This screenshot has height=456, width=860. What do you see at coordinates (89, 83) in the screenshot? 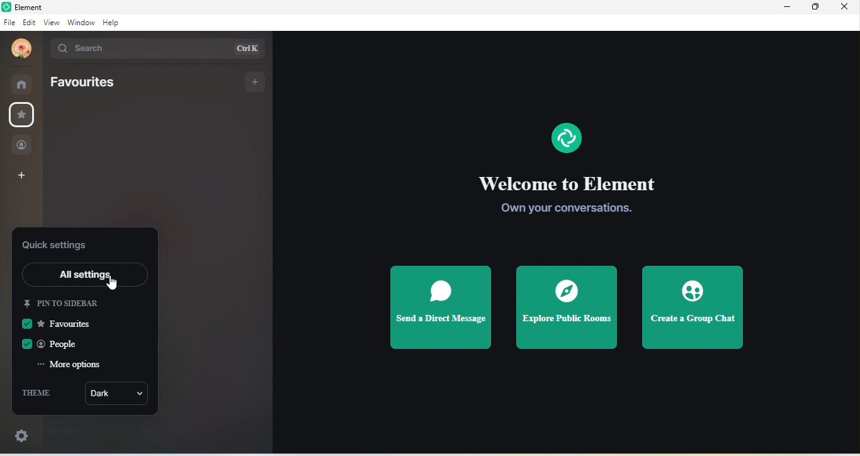
I see `favourites` at bounding box center [89, 83].